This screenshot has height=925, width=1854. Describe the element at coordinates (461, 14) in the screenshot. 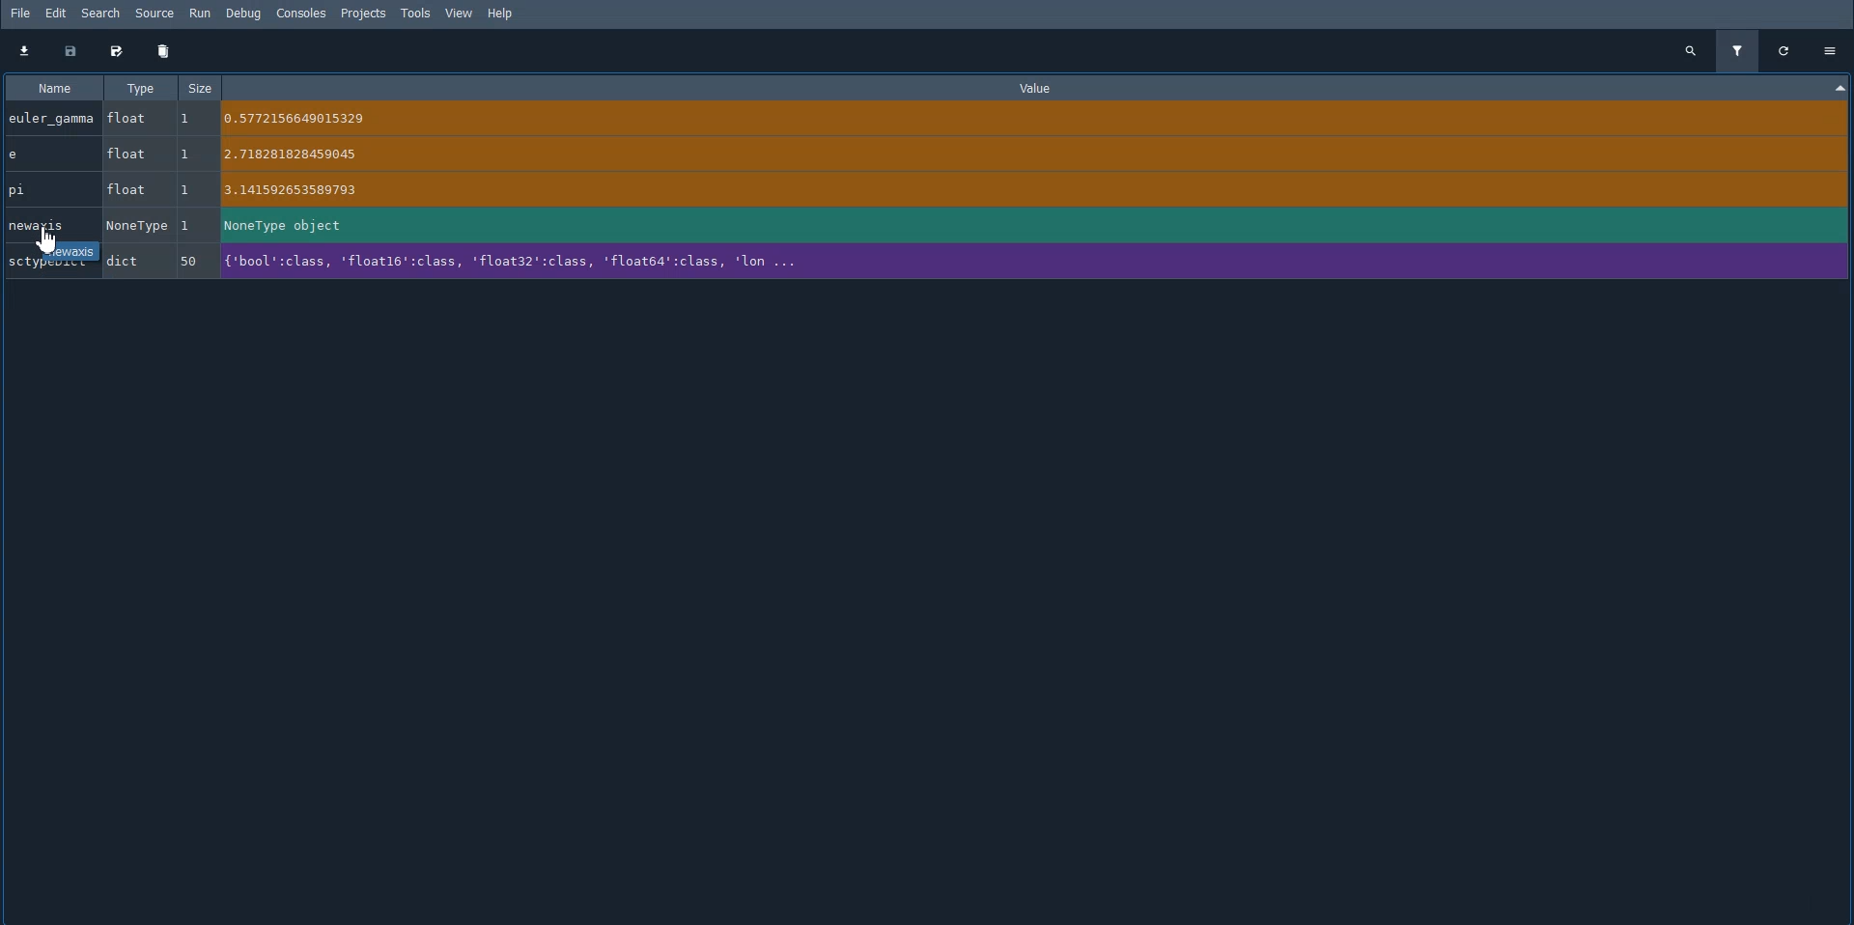

I see `View` at that location.